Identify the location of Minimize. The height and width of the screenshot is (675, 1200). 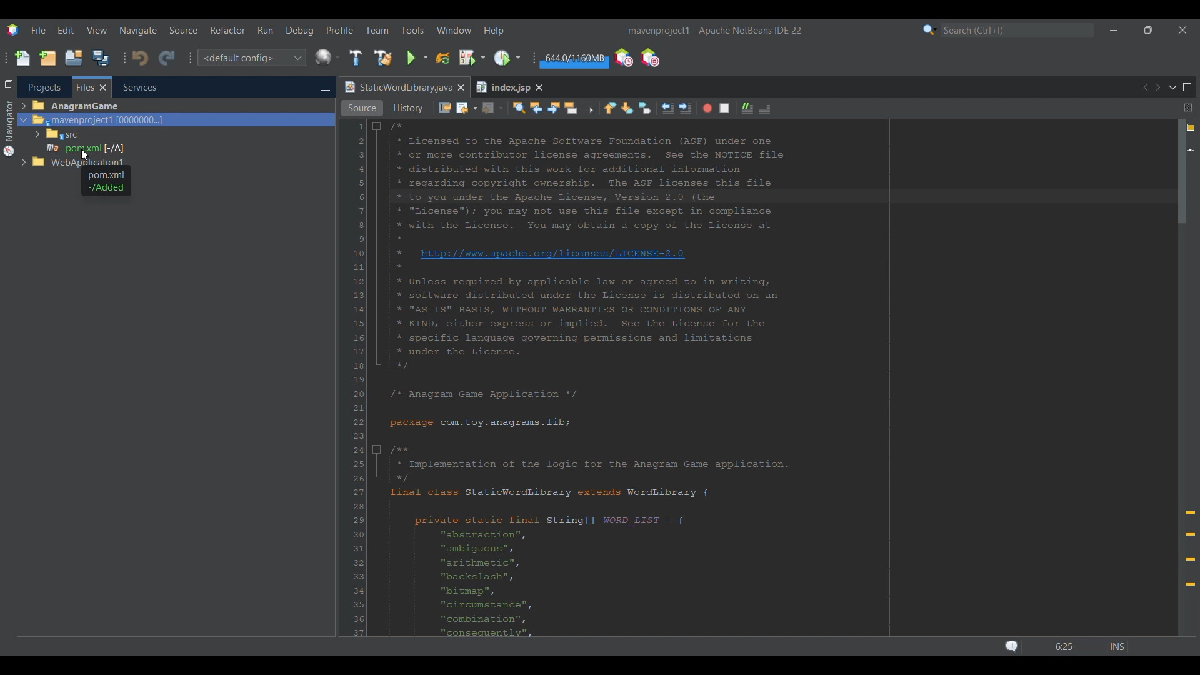
(325, 88).